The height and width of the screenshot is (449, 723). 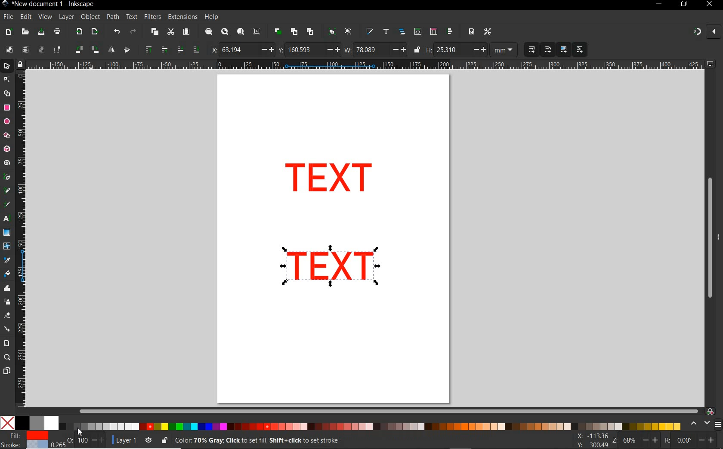 I want to click on color palette, so click(x=382, y=424).